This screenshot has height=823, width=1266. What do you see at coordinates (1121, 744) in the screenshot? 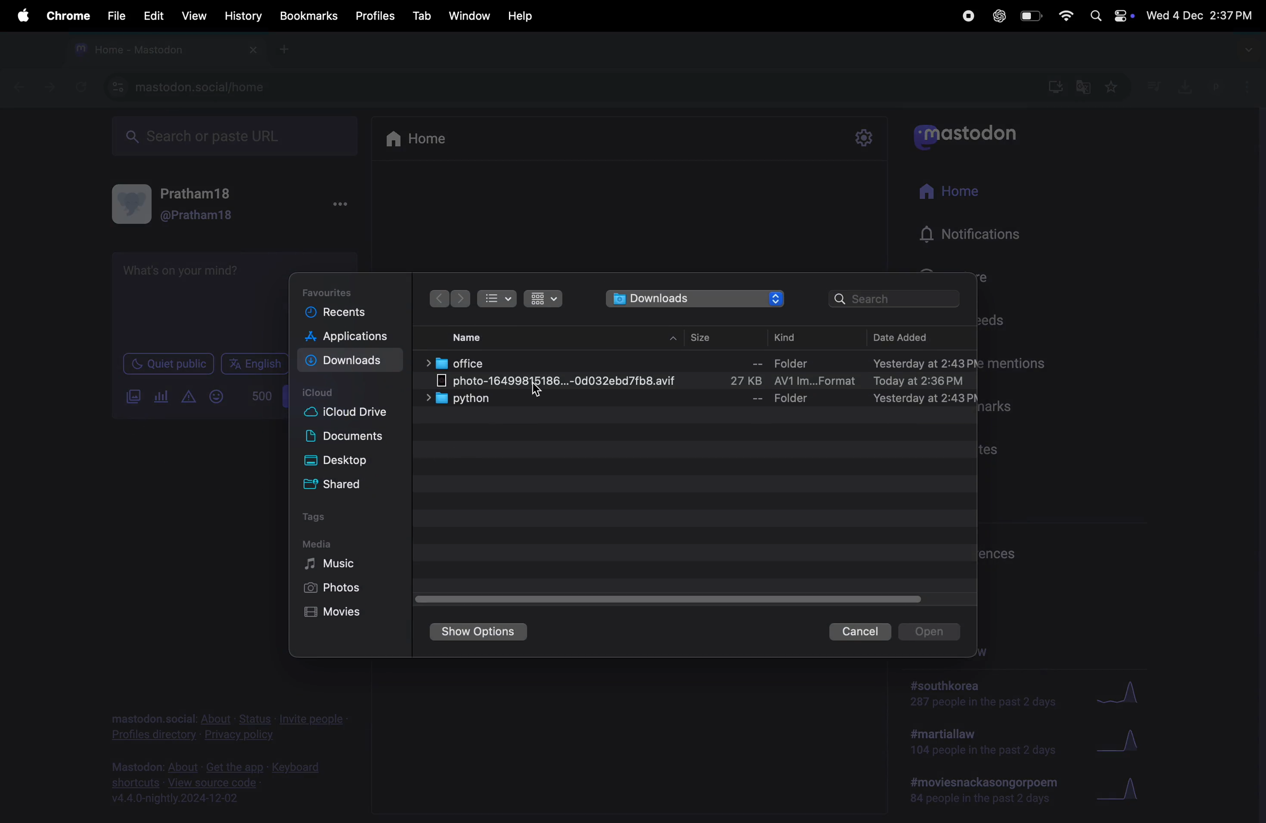
I see `Graph` at bounding box center [1121, 744].